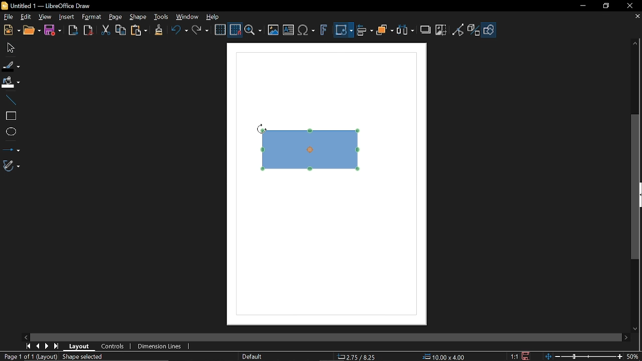 The image size is (642, 361). Describe the element at coordinates (405, 31) in the screenshot. I see `Selelct t least three objects to distribute` at that location.